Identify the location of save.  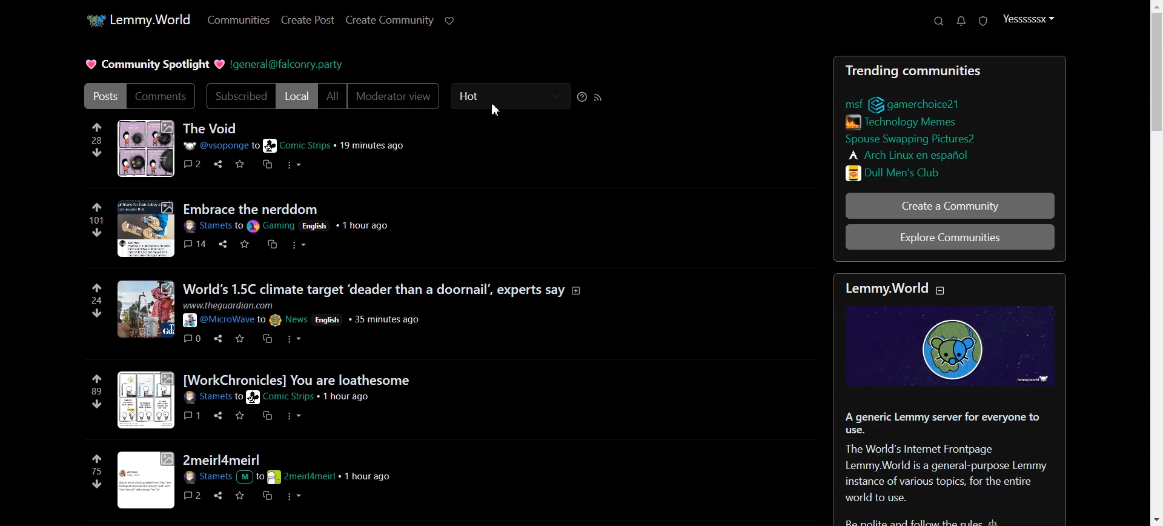
(236, 163).